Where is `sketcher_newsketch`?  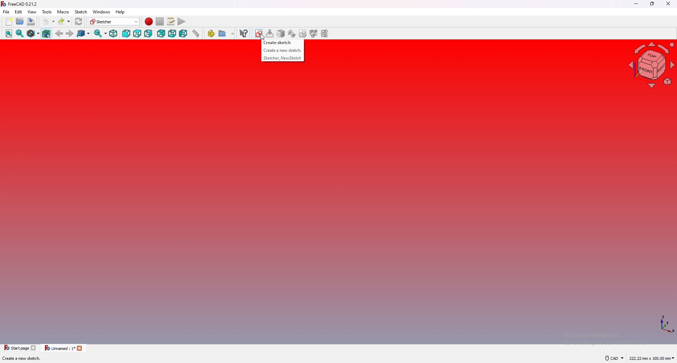
sketcher_newsketch is located at coordinates (282, 59).